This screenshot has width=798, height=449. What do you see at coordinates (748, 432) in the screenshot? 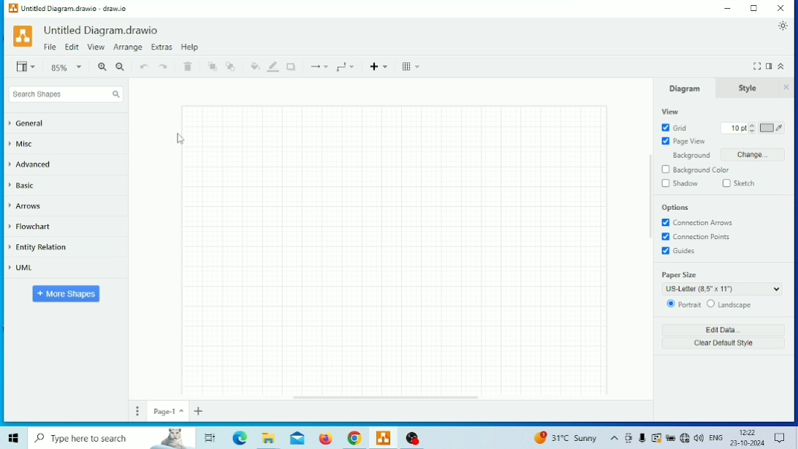
I see `Time - 12:22` at bounding box center [748, 432].